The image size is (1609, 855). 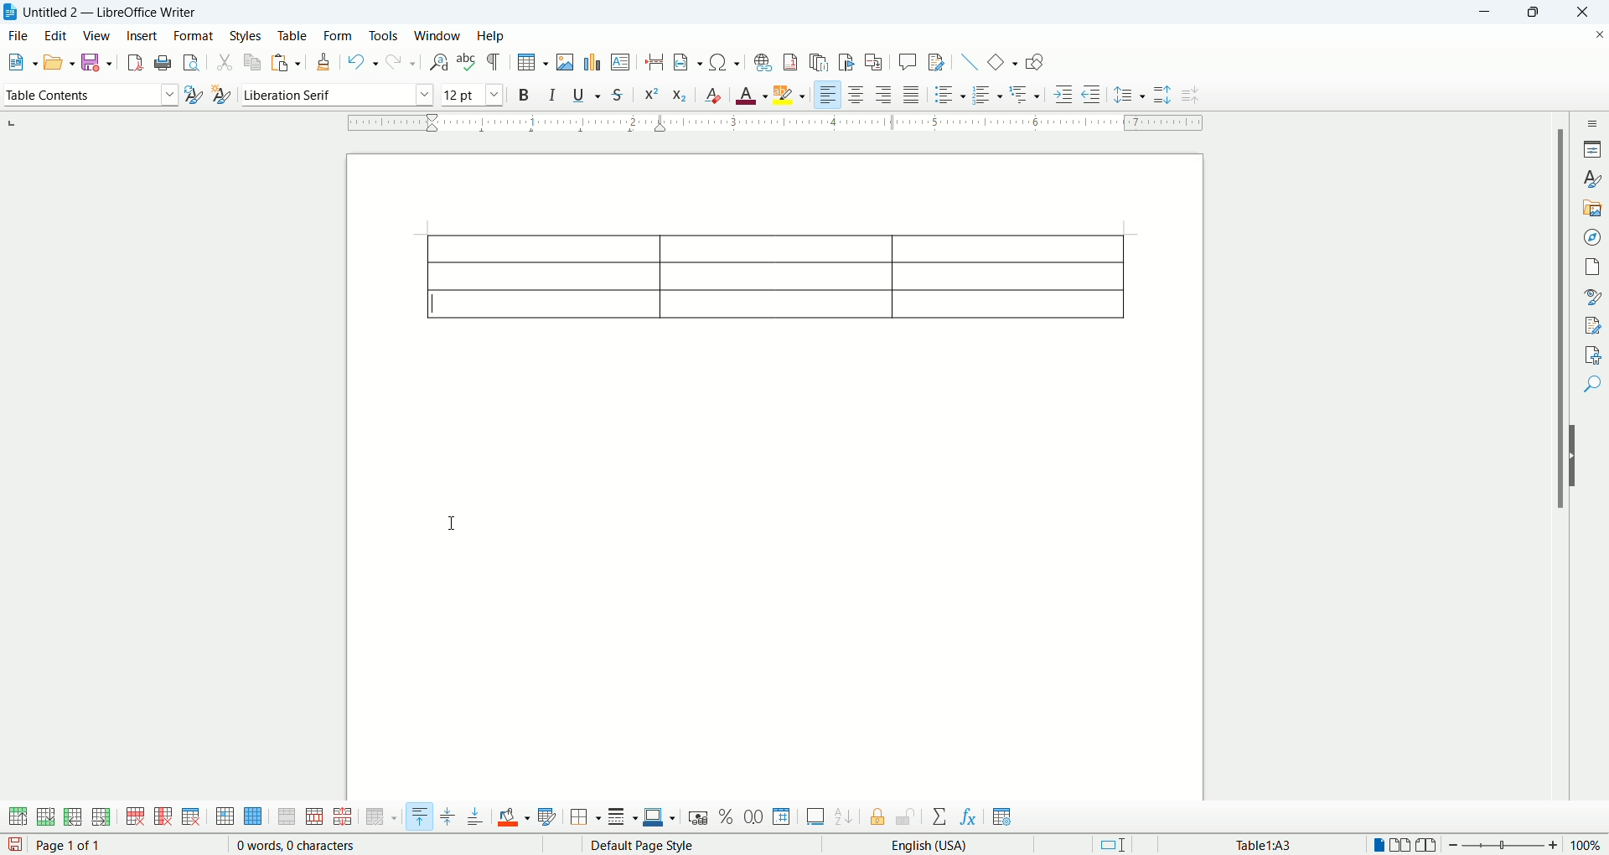 I want to click on view, so click(x=98, y=37).